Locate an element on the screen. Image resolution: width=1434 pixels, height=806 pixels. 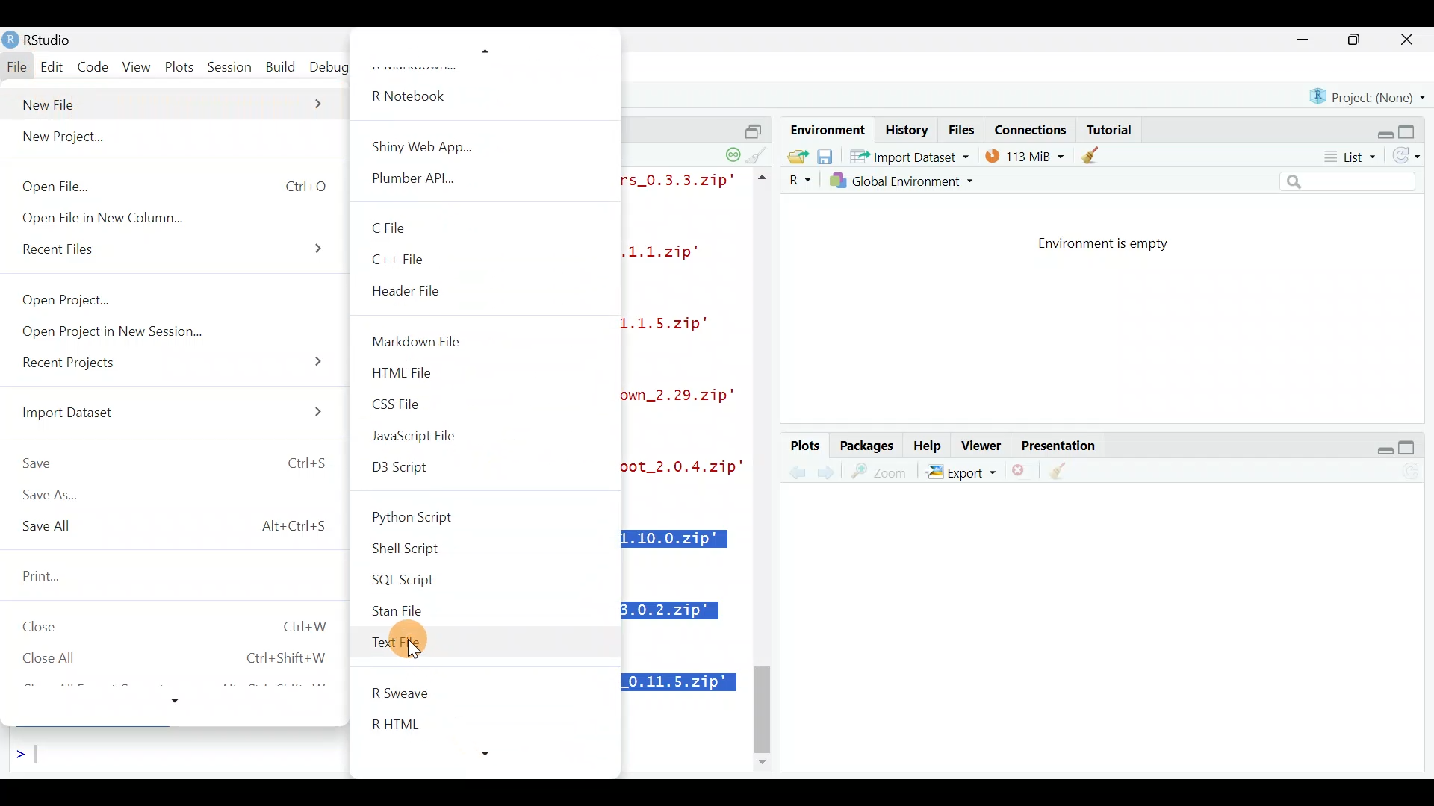
New Project... is located at coordinates (90, 140).